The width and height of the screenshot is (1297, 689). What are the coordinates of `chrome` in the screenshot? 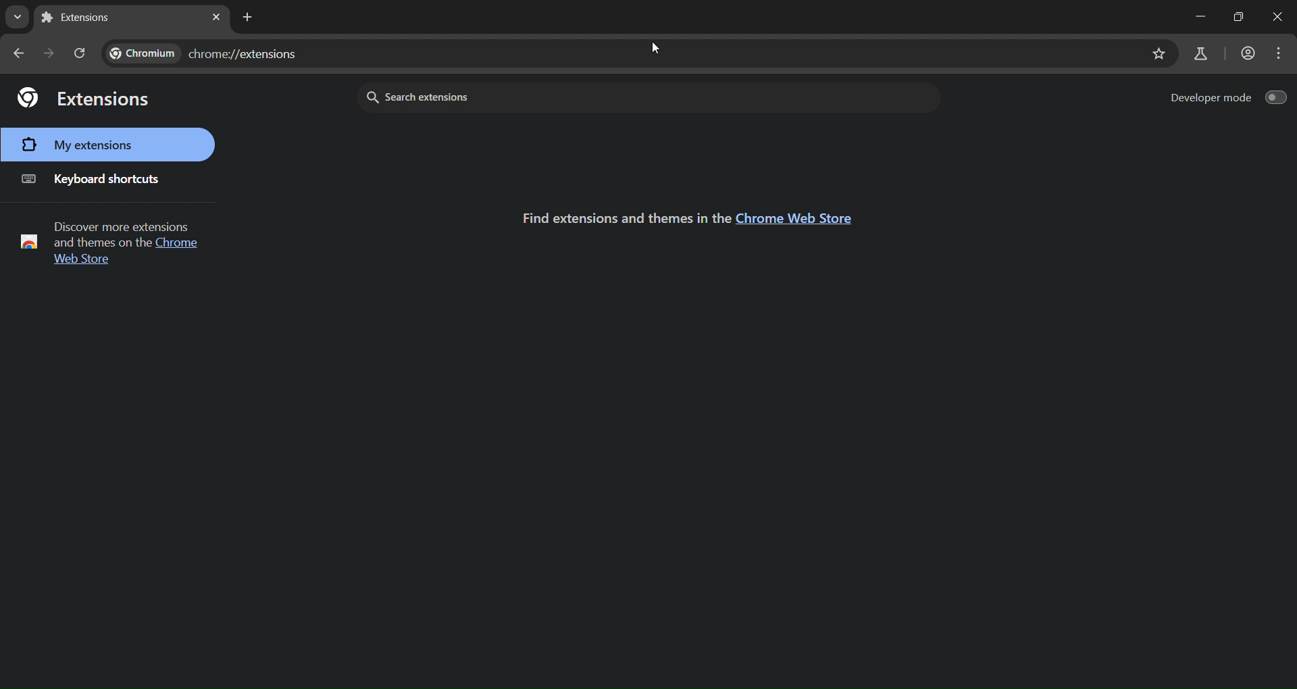 It's located at (182, 242).